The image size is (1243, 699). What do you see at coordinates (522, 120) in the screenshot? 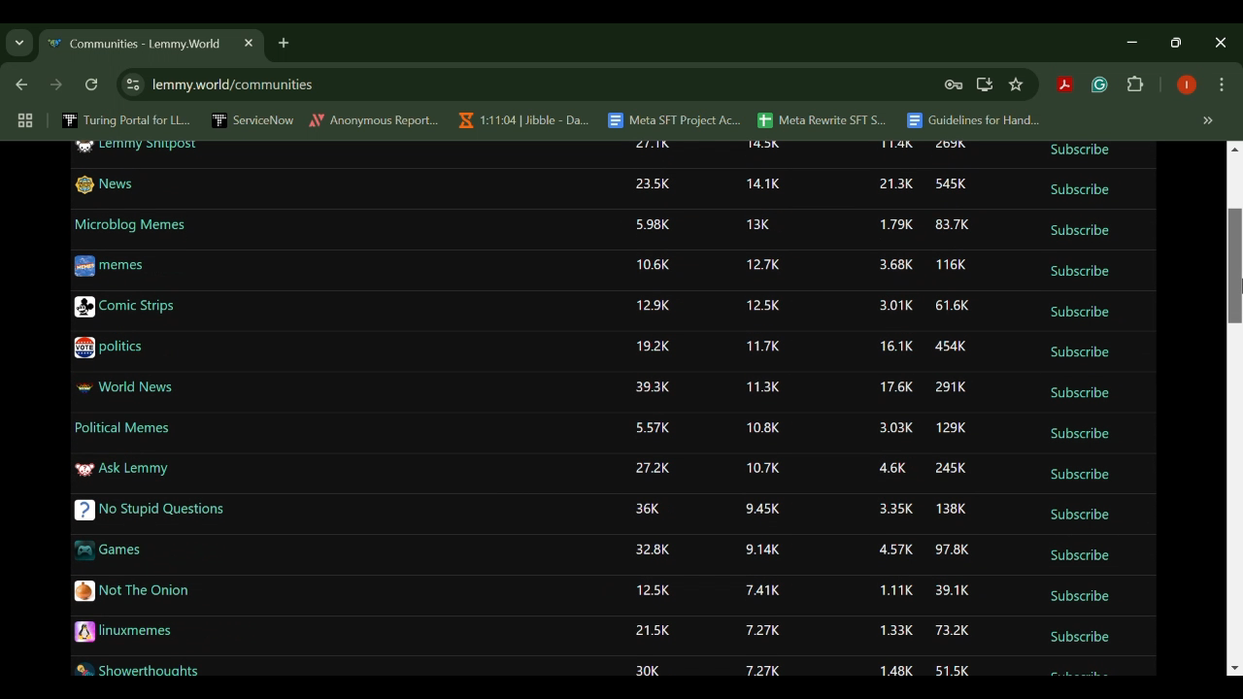
I see `1:11:04 | Jibble - Da...` at bounding box center [522, 120].